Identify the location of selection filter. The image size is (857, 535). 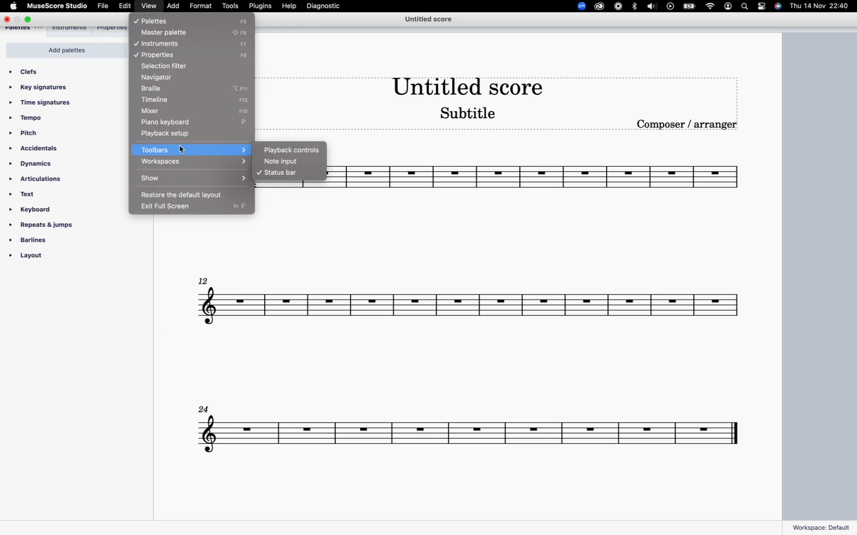
(174, 65).